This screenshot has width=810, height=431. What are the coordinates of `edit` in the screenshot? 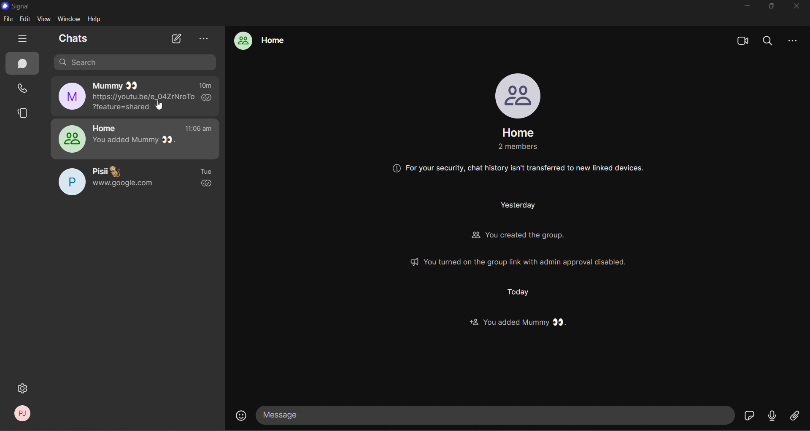 It's located at (25, 20).